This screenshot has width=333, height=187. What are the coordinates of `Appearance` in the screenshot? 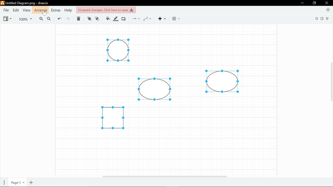 It's located at (328, 9).